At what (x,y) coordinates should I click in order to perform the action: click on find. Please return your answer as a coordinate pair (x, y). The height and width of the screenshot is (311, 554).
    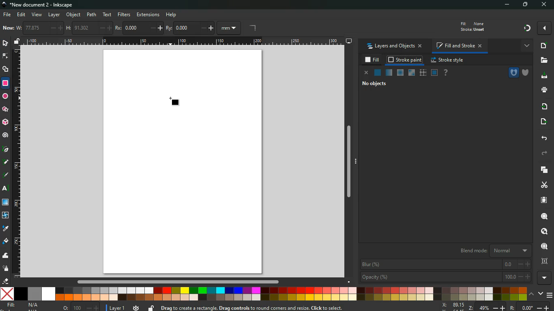
    Looking at the image, I should click on (543, 246).